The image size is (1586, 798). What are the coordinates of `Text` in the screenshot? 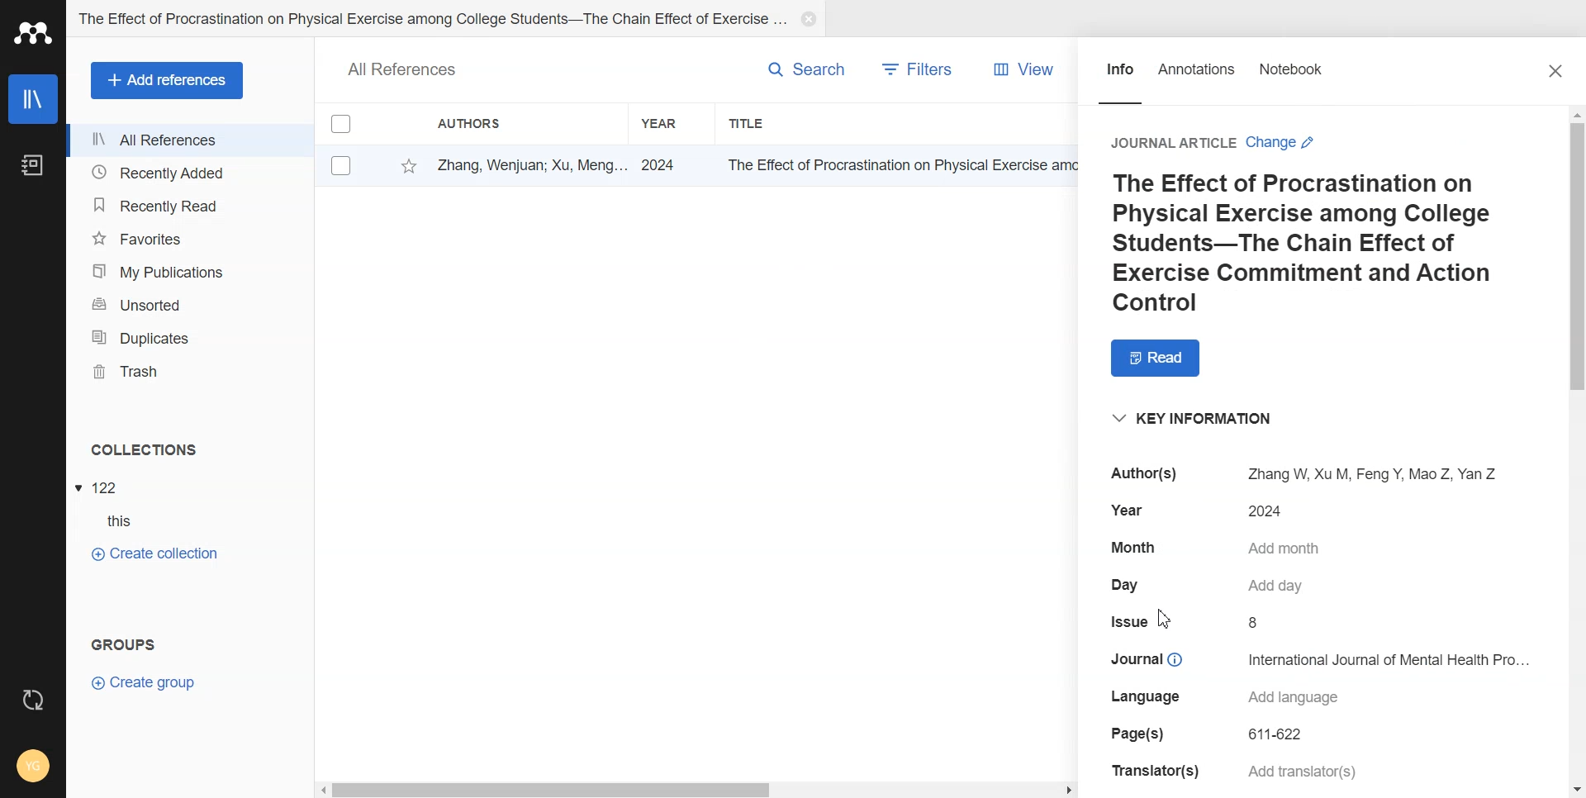 It's located at (120, 641).